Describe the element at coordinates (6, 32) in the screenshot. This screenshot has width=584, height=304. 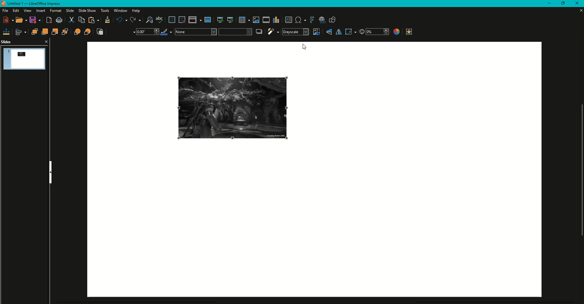
I see `Position and Size` at that location.